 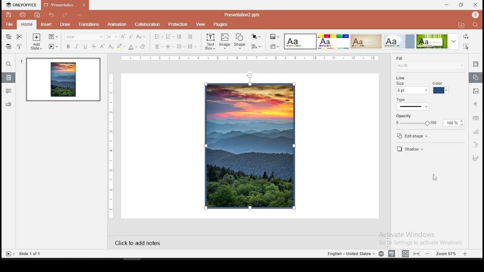 What do you see at coordinates (38, 15) in the screenshot?
I see `quick print` at bounding box center [38, 15].